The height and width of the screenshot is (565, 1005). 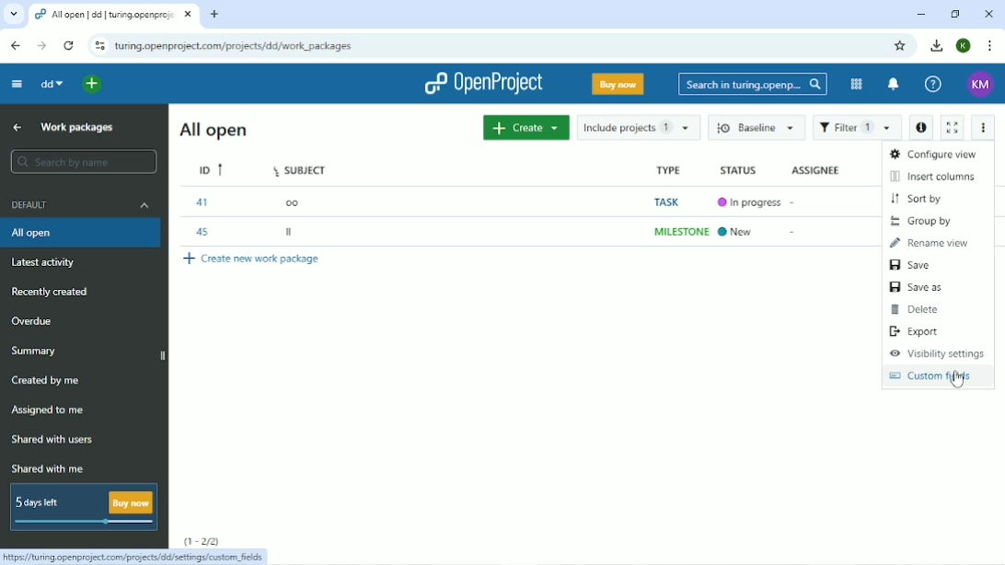 What do you see at coordinates (619, 84) in the screenshot?
I see `Buy now` at bounding box center [619, 84].